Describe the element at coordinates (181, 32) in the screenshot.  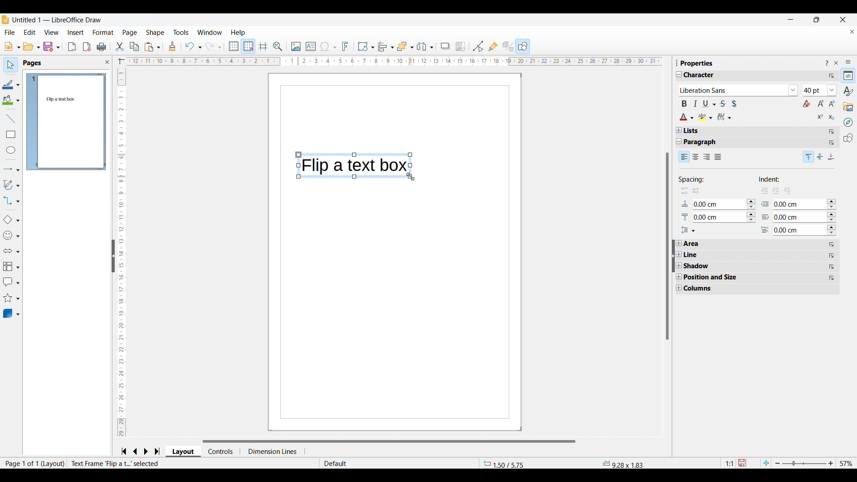
I see `Tools menu` at that location.